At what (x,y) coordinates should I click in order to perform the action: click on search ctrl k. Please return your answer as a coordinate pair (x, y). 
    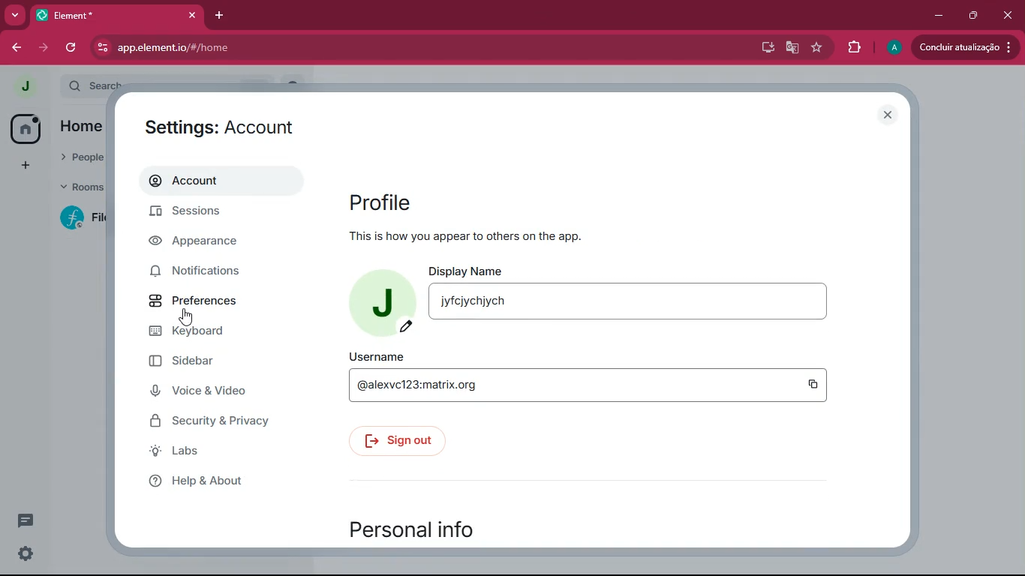
    Looking at the image, I should click on (175, 84).